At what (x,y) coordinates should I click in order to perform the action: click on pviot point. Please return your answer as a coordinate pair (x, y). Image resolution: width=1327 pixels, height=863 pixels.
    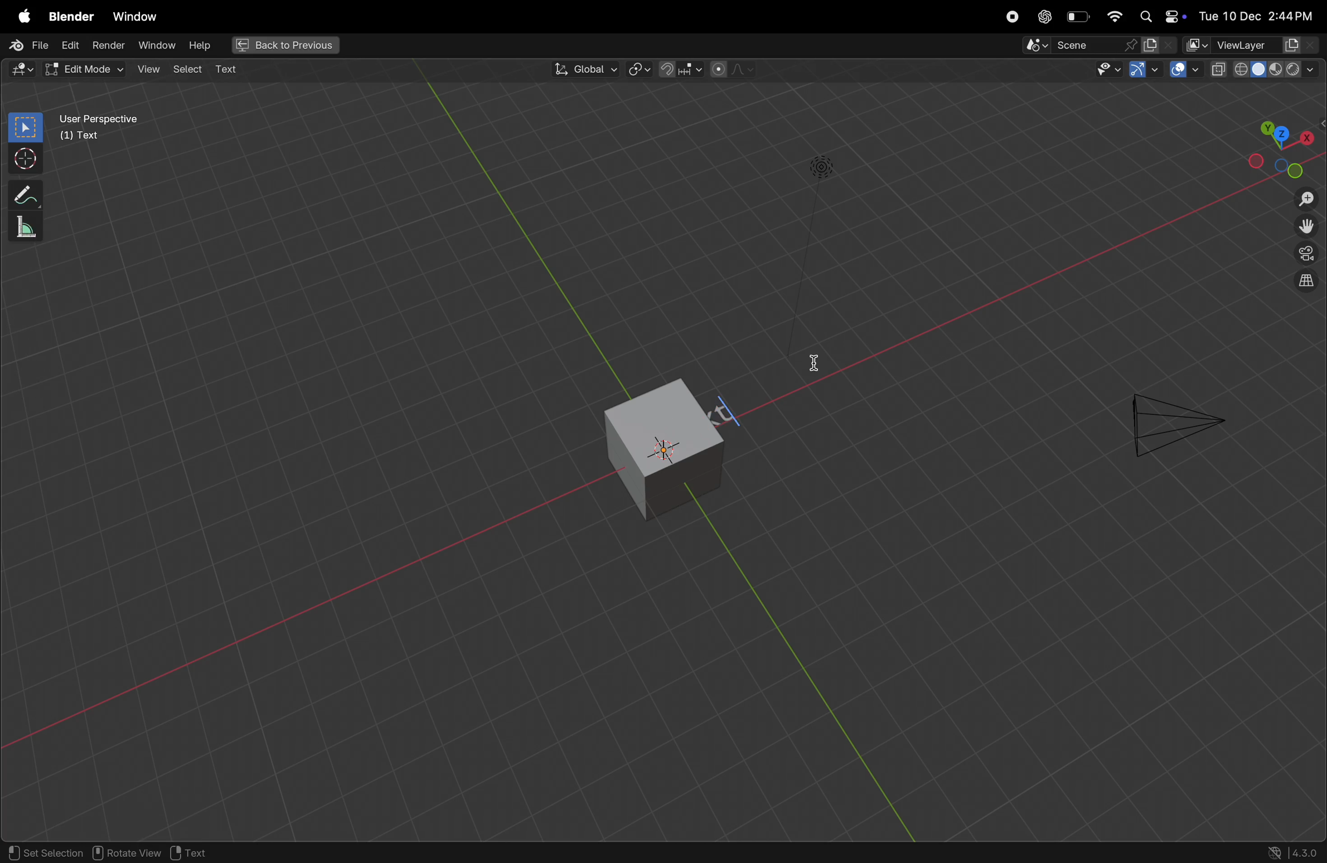
    Looking at the image, I should click on (636, 71).